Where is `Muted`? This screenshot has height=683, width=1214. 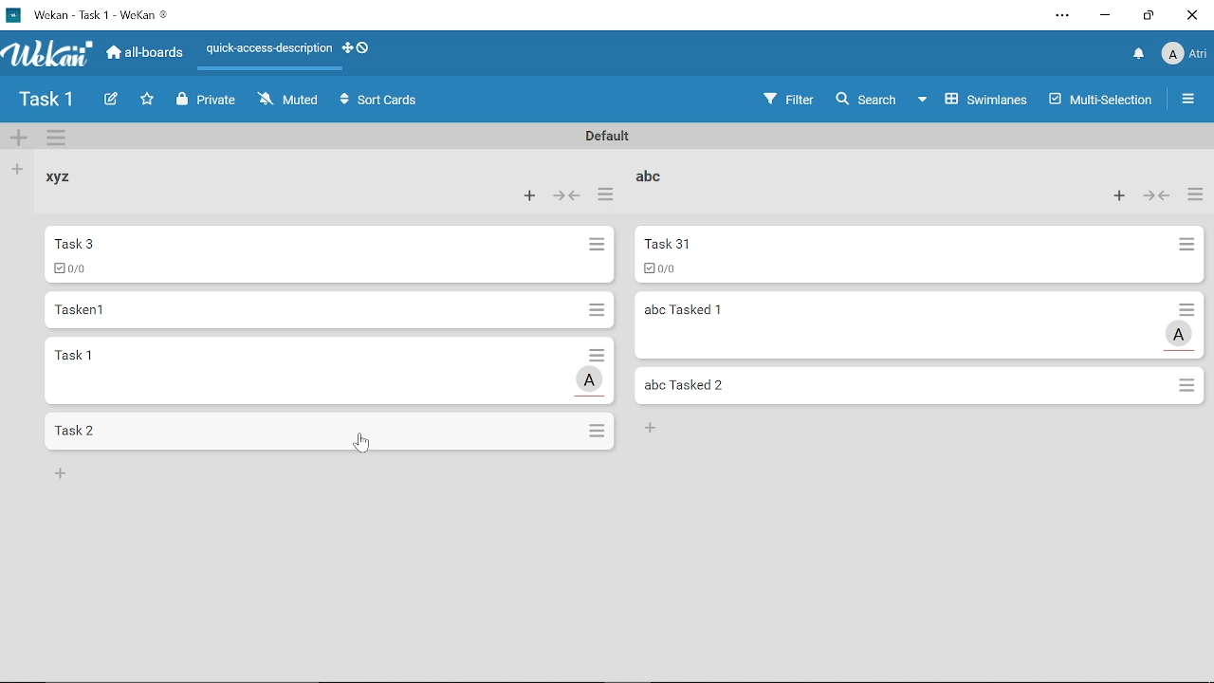 Muted is located at coordinates (289, 99).